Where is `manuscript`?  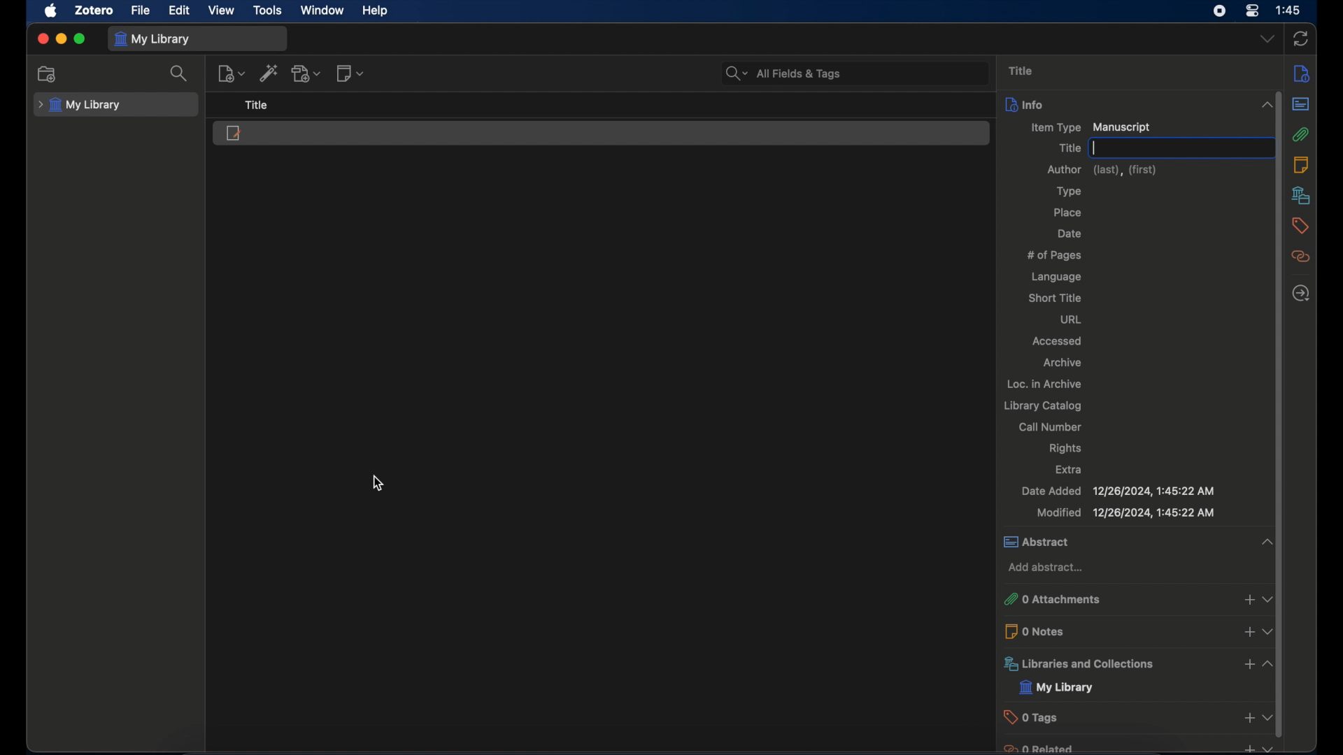 manuscript is located at coordinates (234, 133).